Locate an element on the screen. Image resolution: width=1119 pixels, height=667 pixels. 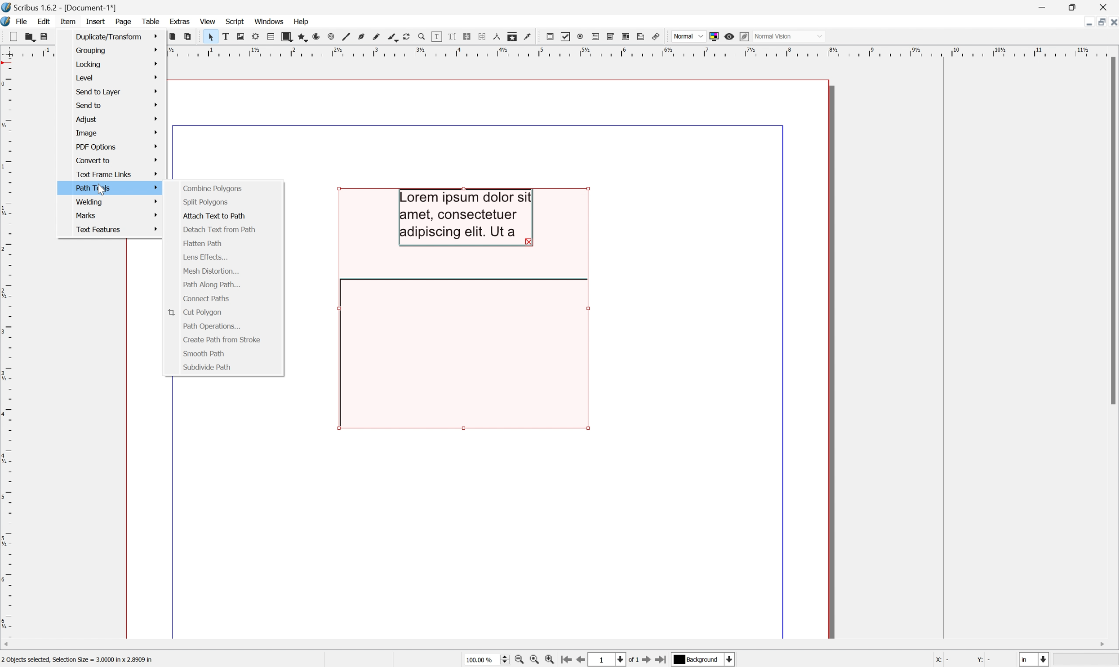
Duplicate is located at coordinates (117, 36).